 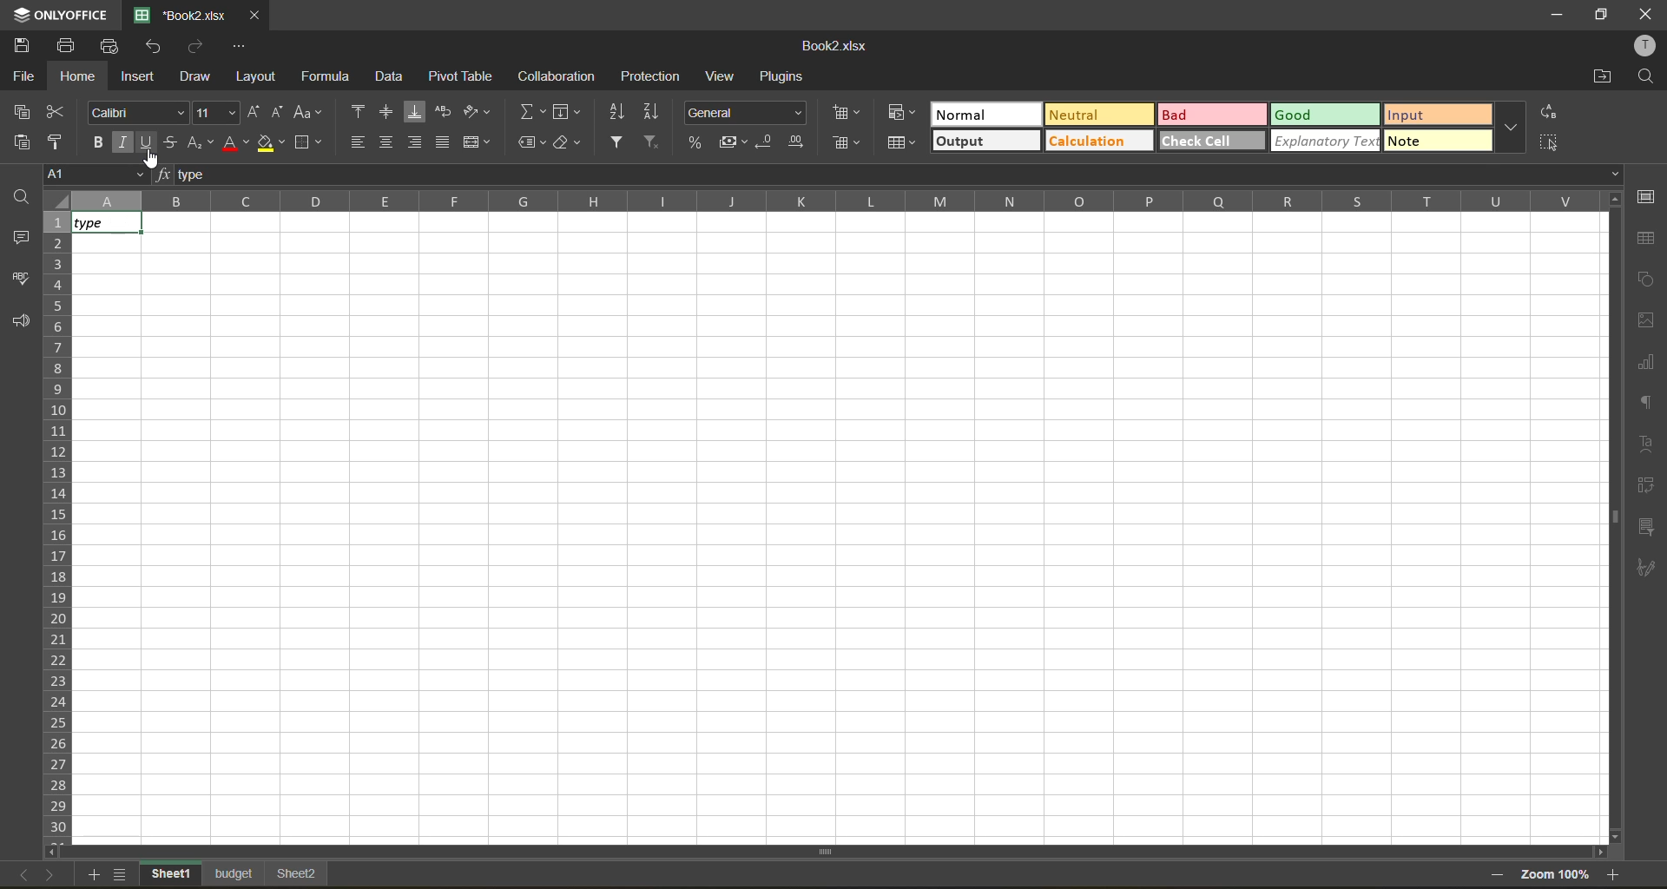 I want to click on file, so click(x=27, y=74).